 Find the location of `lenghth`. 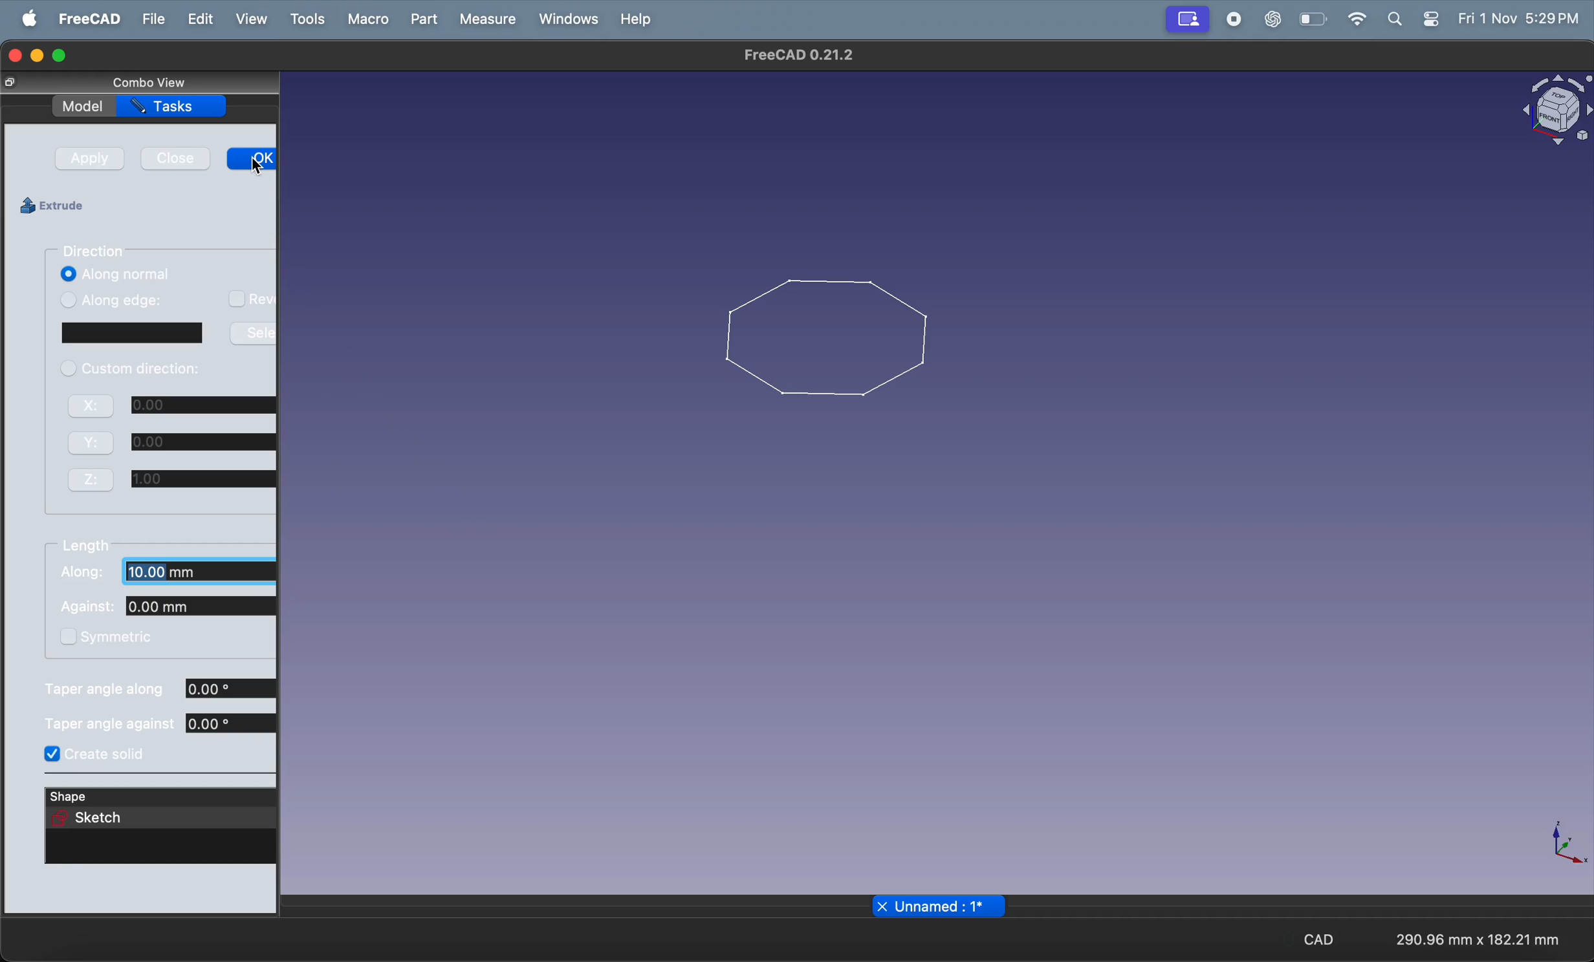

lenghth is located at coordinates (89, 547).